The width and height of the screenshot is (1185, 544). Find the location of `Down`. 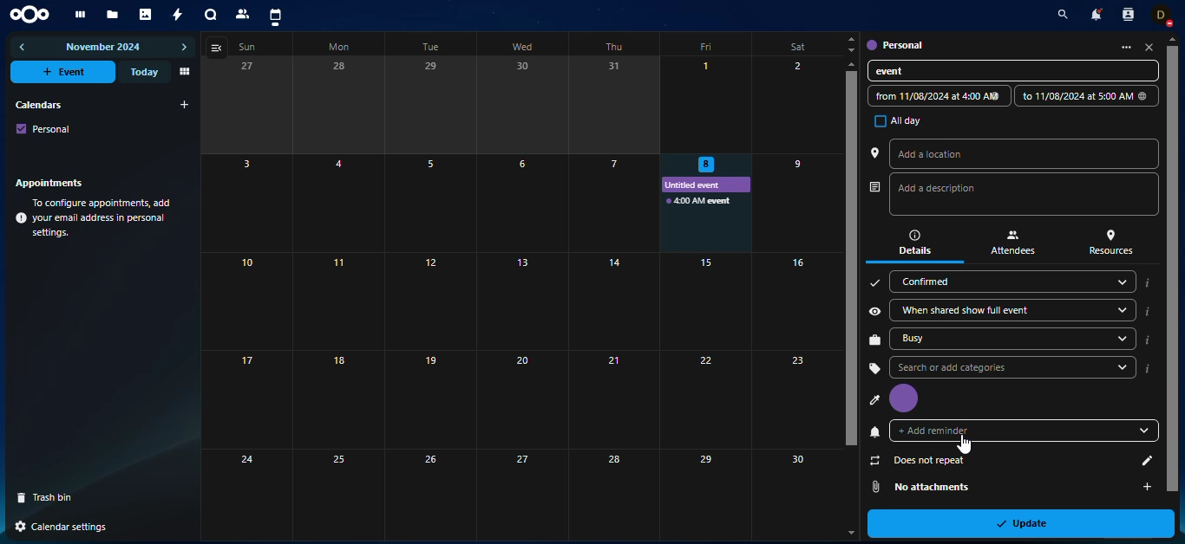

Down is located at coordinates (850, 50).